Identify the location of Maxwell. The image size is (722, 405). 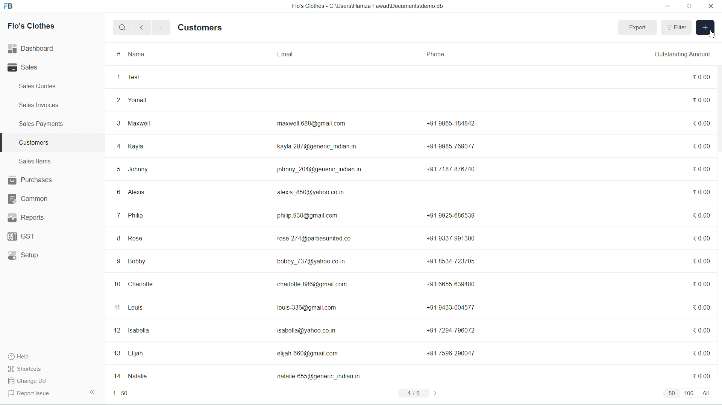
(140, 121).